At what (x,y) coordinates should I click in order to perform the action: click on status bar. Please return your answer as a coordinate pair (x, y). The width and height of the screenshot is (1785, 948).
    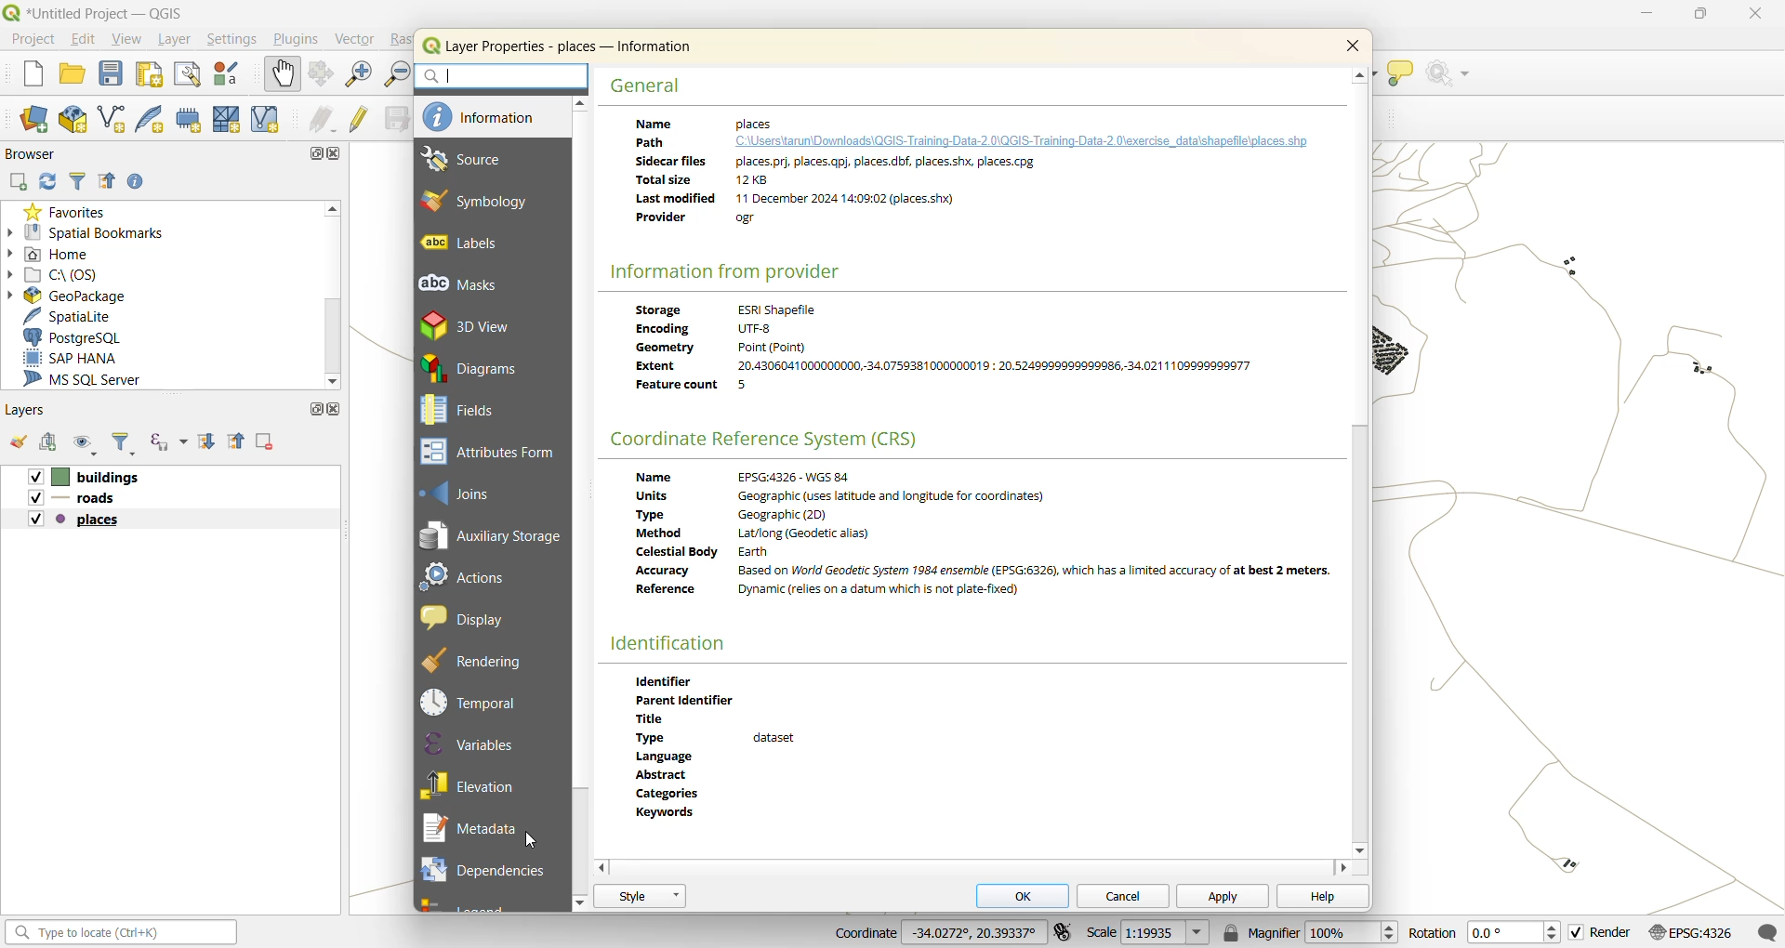
    Looking at the image, I should click on (118, 931).